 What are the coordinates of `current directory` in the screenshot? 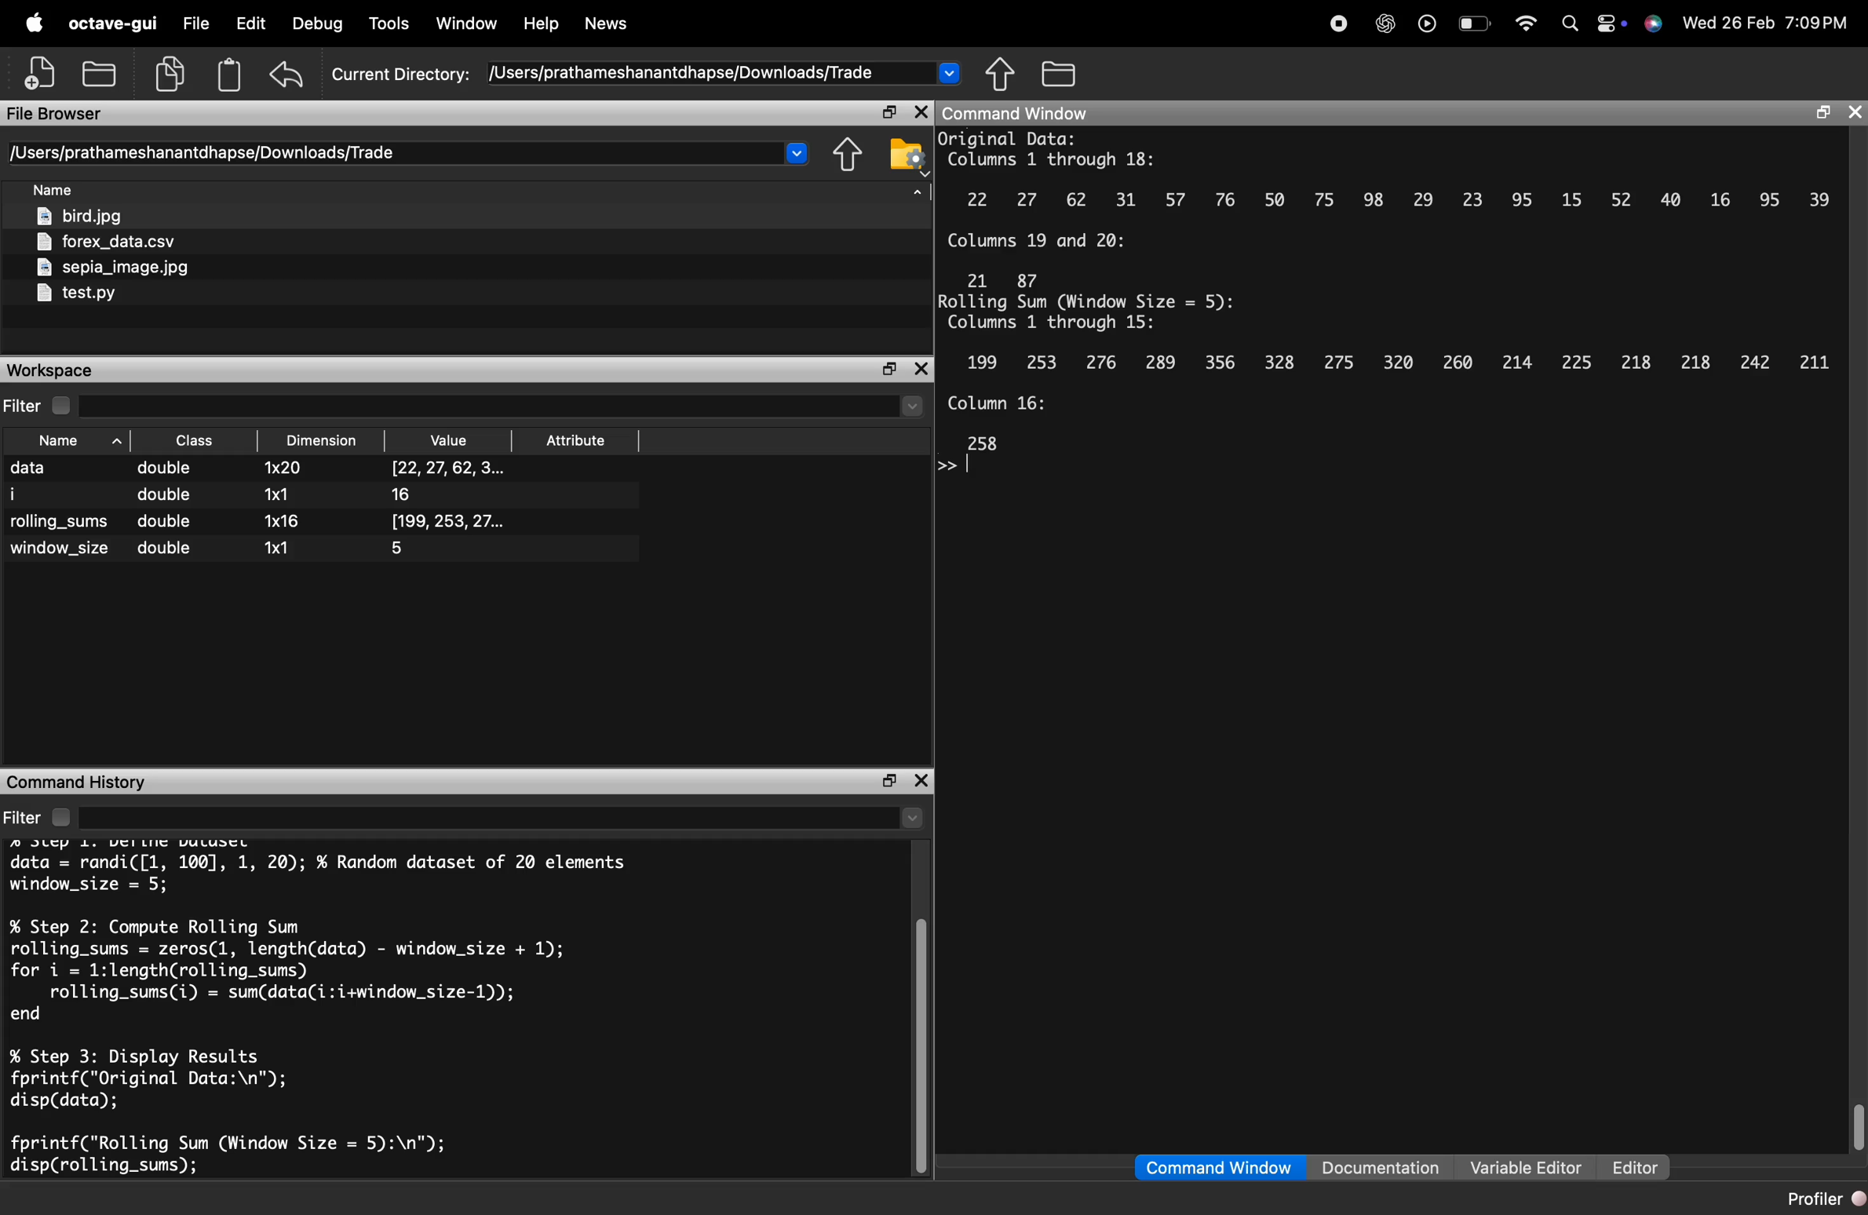 It's located at (410, 153).